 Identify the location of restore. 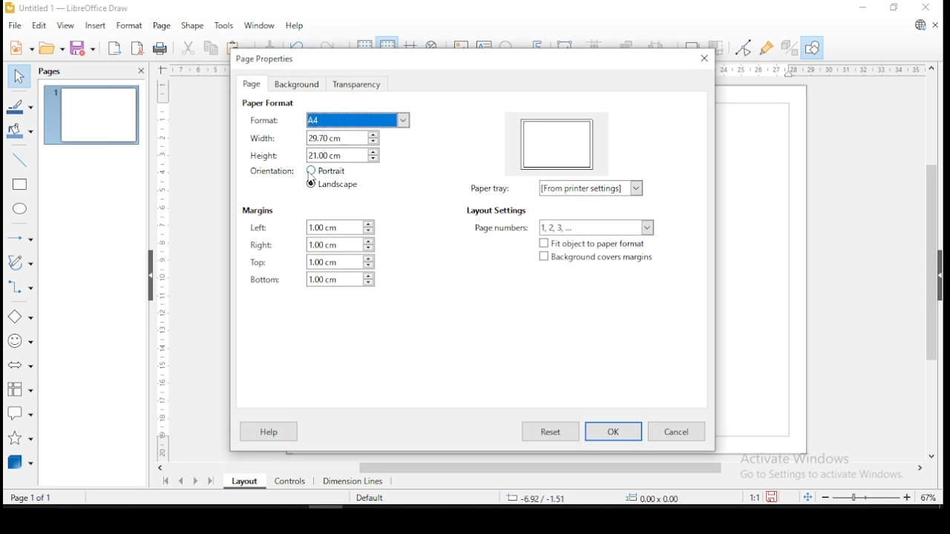
(892, 8).